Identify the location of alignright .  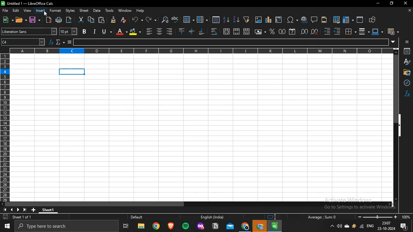
(149, 31).